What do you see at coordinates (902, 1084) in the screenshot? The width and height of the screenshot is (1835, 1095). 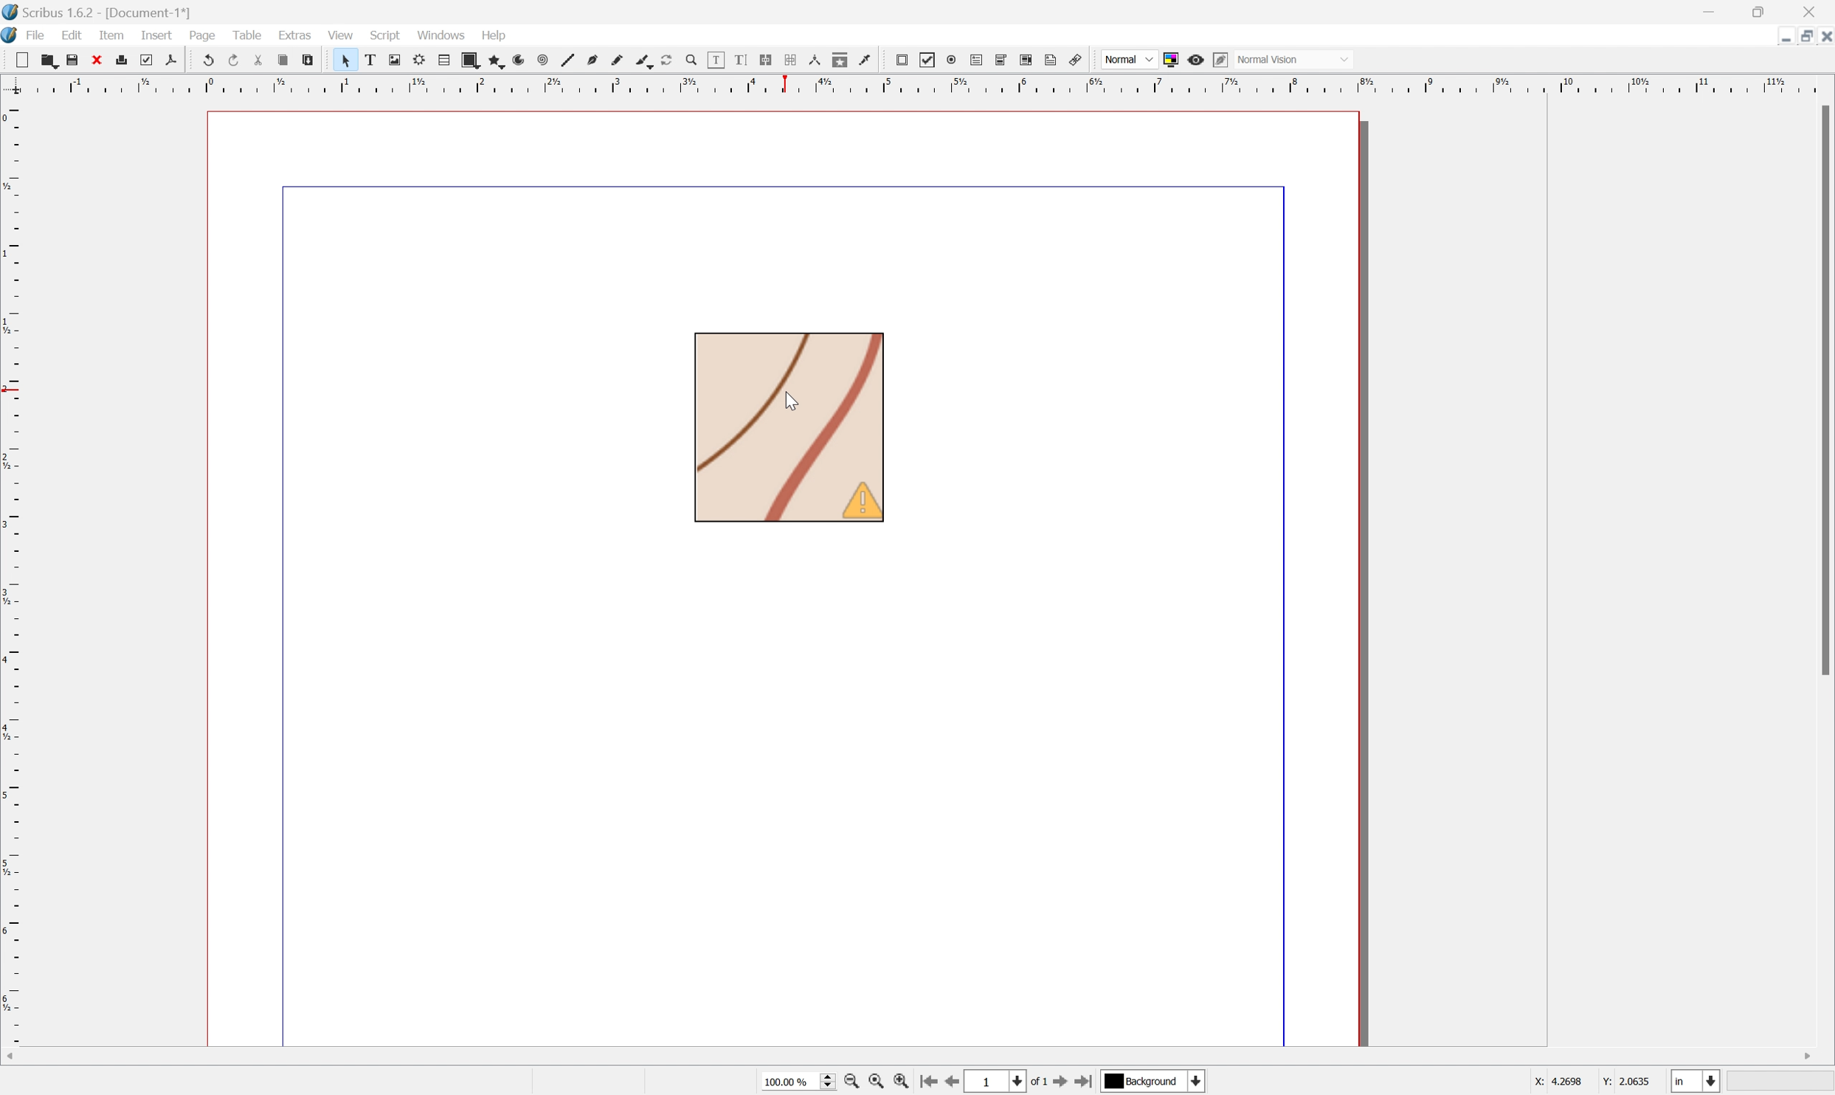 I see `Zoom in by the stepping value in tools preferences` at bounding box center [902, 1084].